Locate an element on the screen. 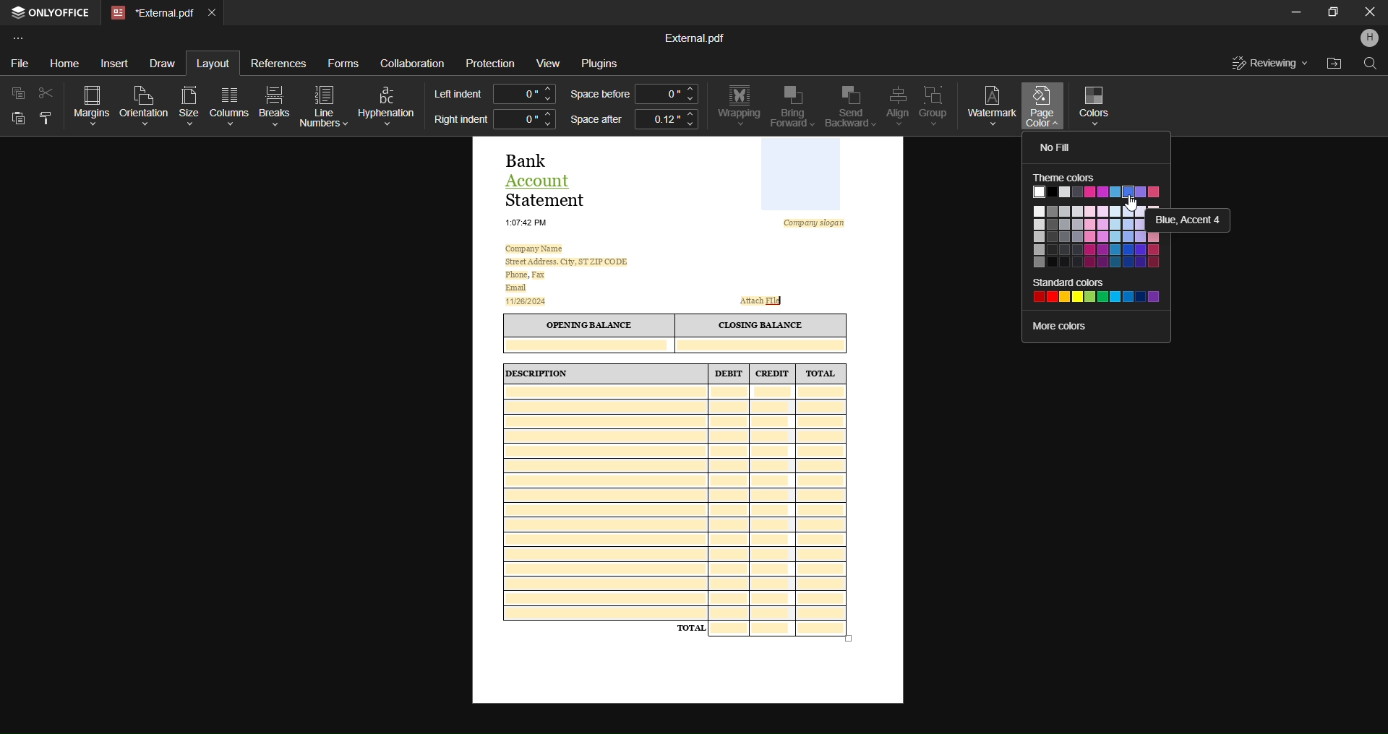  File is located at coordinates (21, 61).